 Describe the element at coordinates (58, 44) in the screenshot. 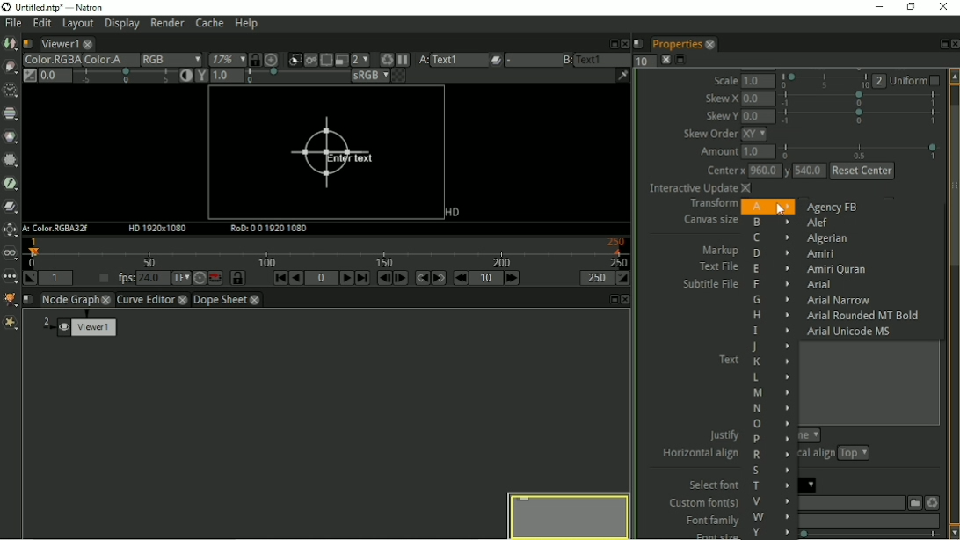

I see `Viewer1` at that location.